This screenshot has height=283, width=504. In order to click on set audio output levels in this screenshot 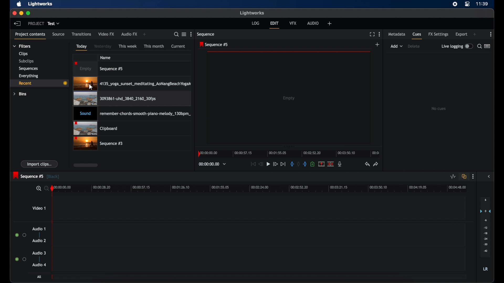, I will do `click(485, 227)`.